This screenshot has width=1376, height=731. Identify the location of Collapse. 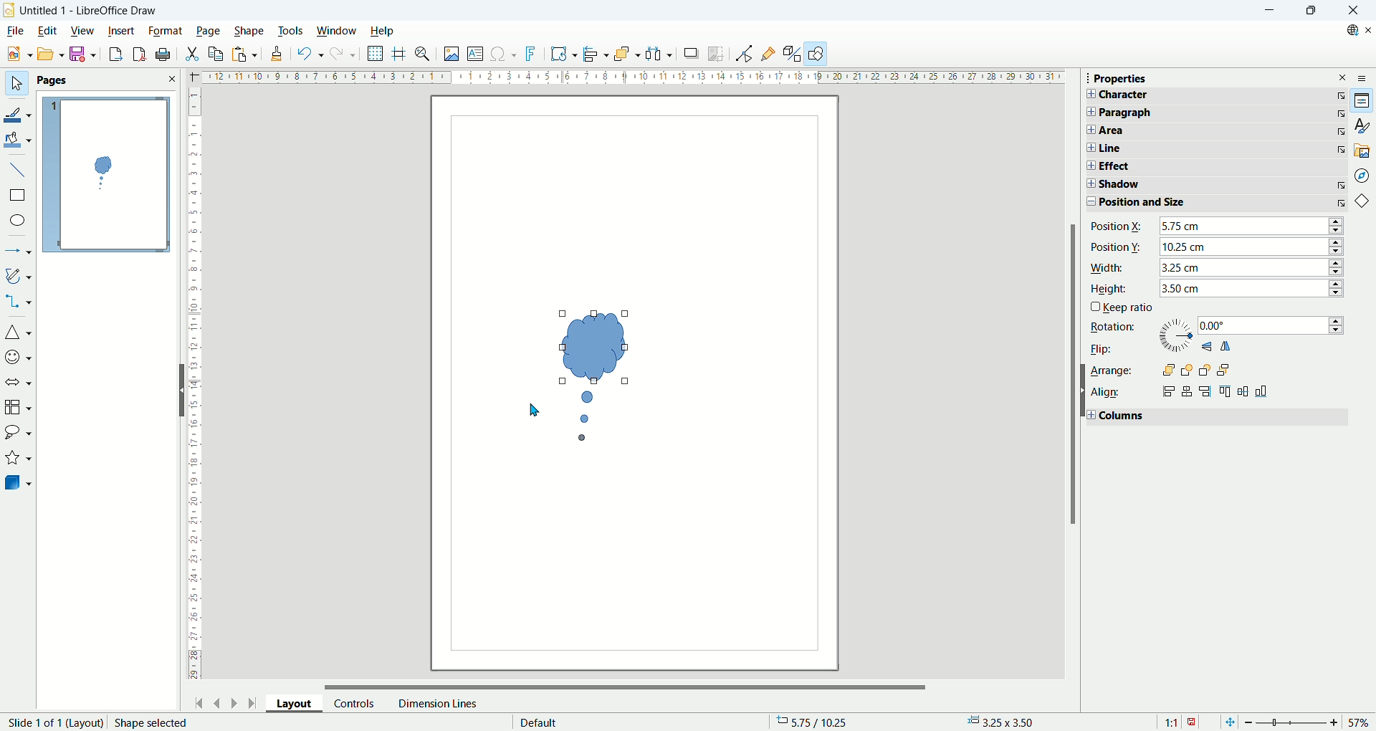
(1087, 203).